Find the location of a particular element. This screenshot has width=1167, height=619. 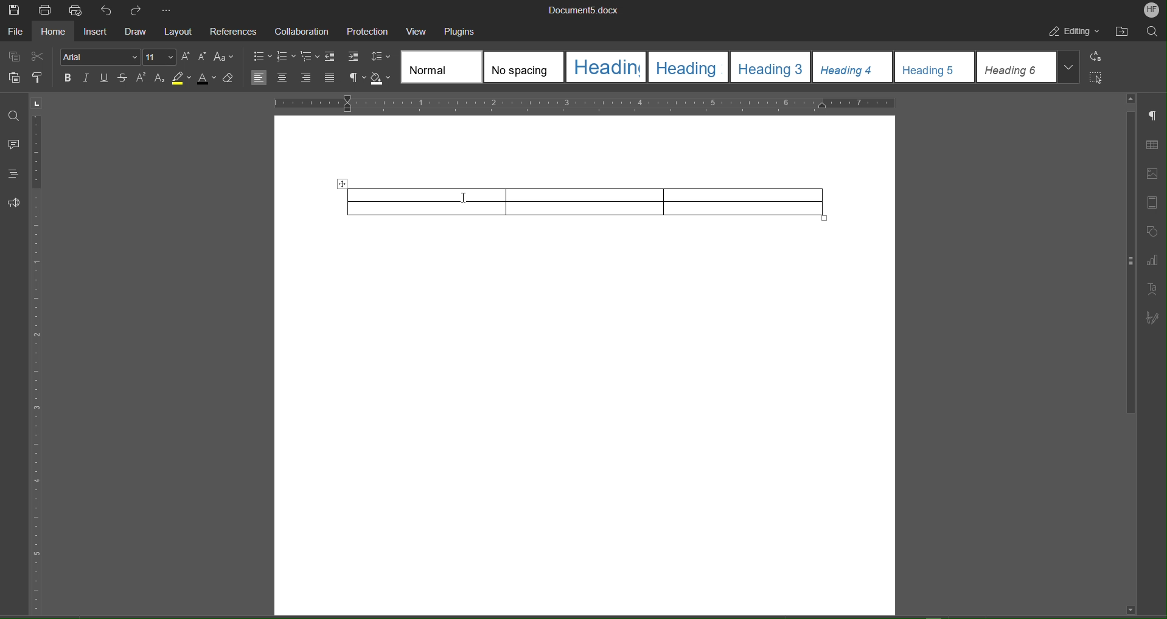

heading 2 is located at coordinates (690, 67).